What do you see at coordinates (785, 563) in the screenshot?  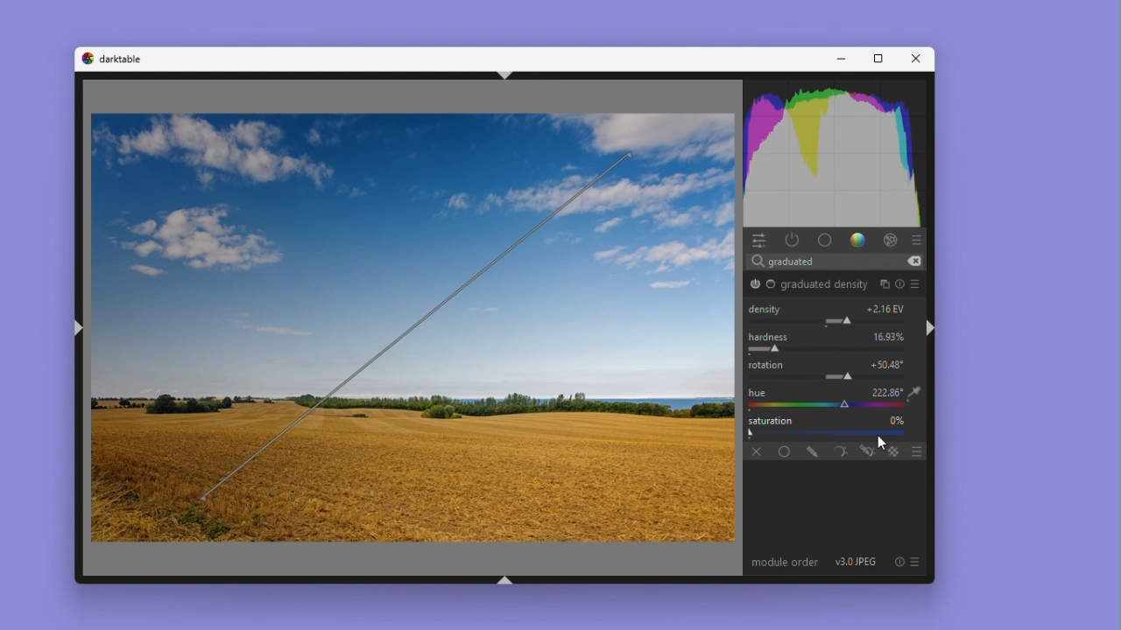 I see `module order` at bounding box center [785, 563].